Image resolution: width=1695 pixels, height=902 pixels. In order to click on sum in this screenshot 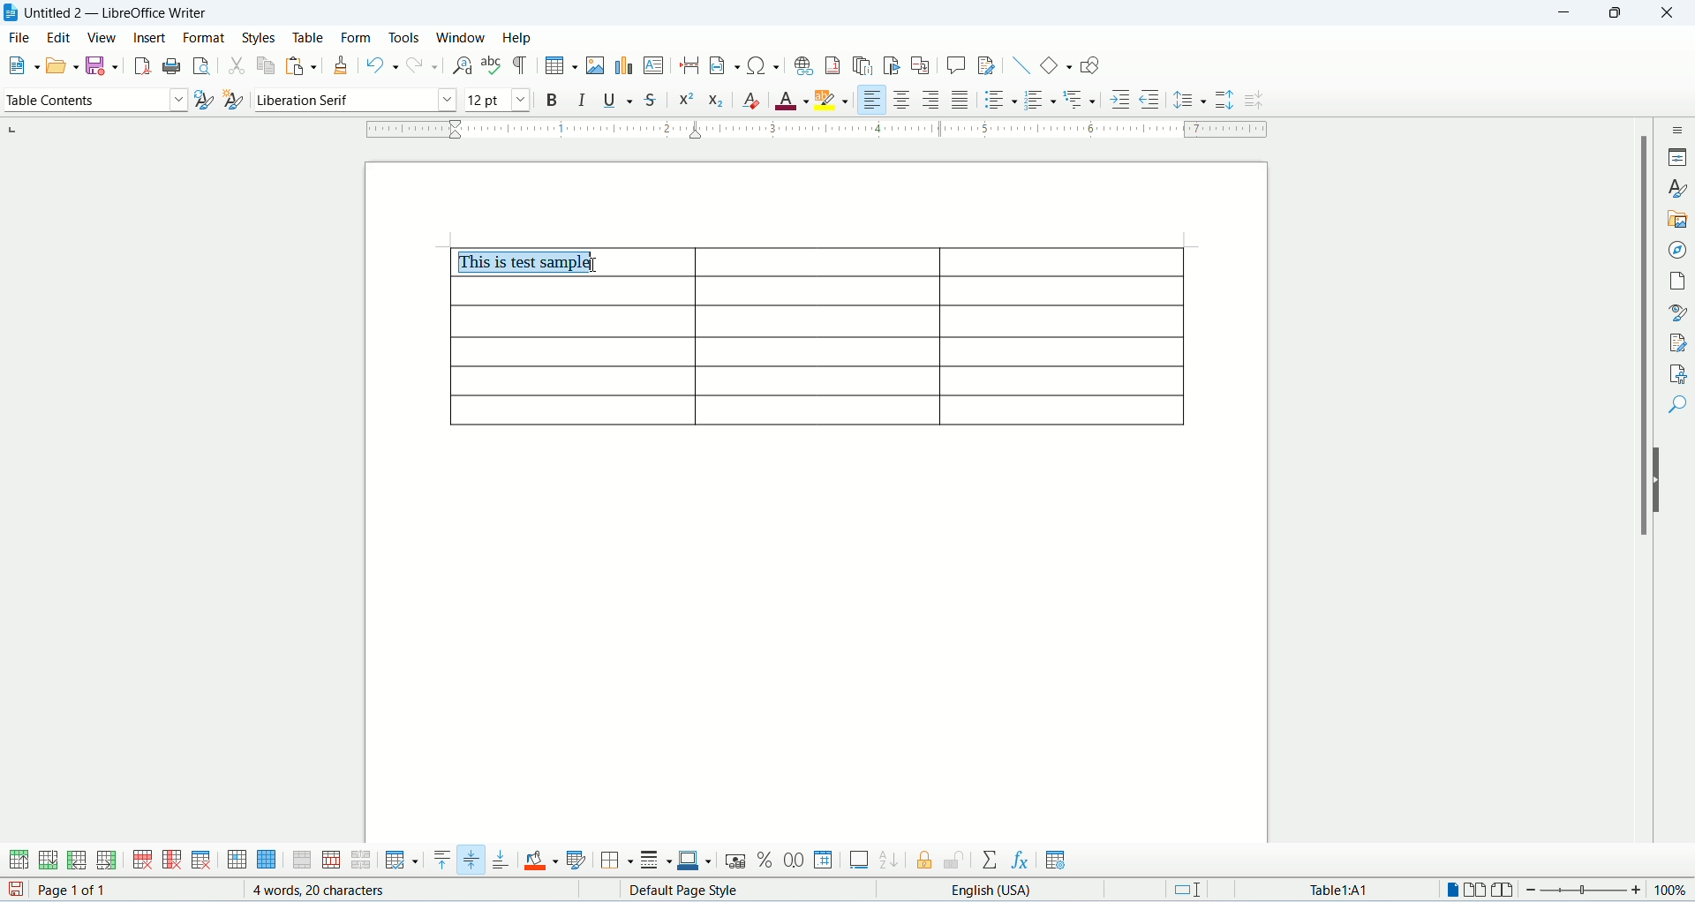, I will do `click(991, 860)`.